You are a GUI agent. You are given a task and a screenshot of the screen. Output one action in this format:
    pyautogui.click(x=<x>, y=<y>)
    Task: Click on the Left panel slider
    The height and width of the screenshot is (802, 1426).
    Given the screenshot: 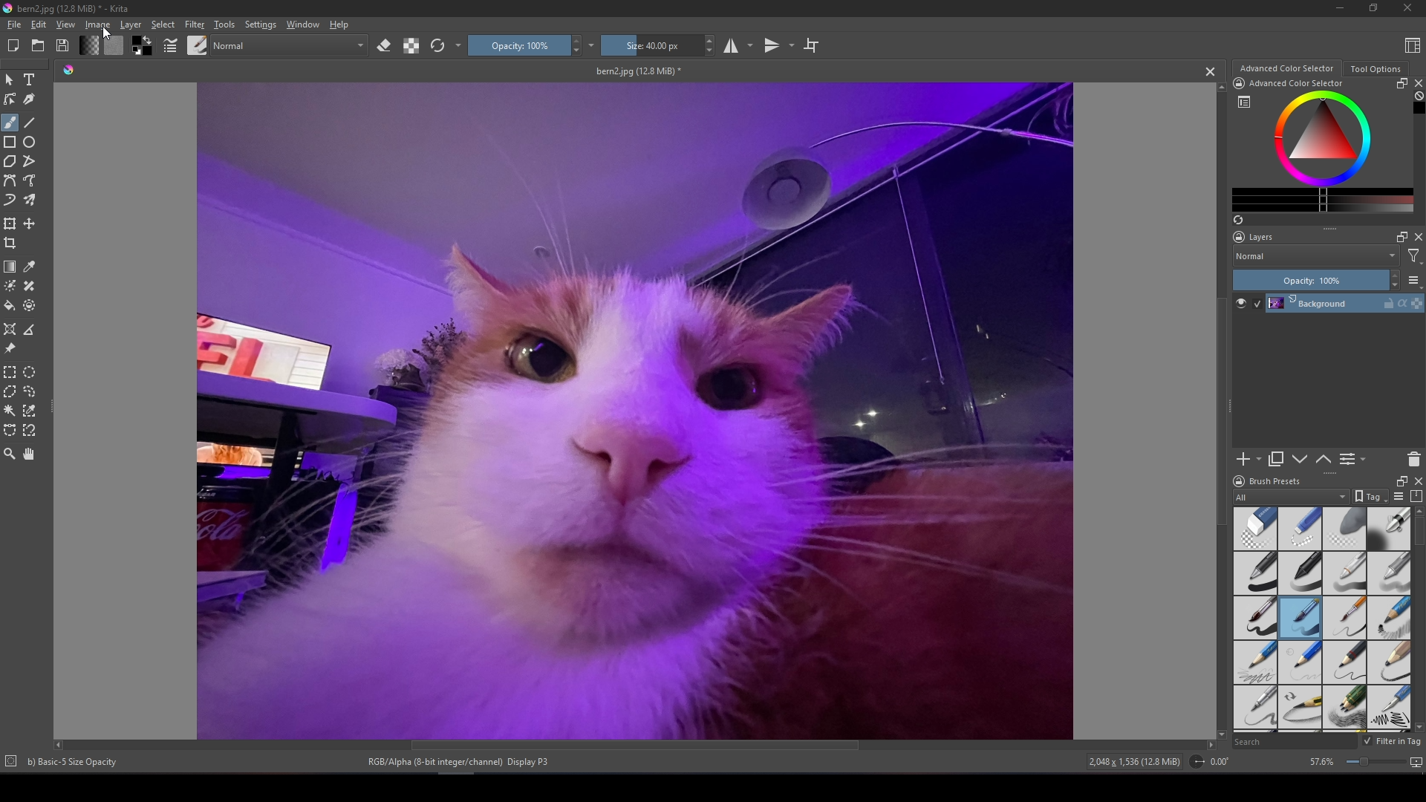 What is the action you would take?
    pyautogui.click(x=53, y=407)
    